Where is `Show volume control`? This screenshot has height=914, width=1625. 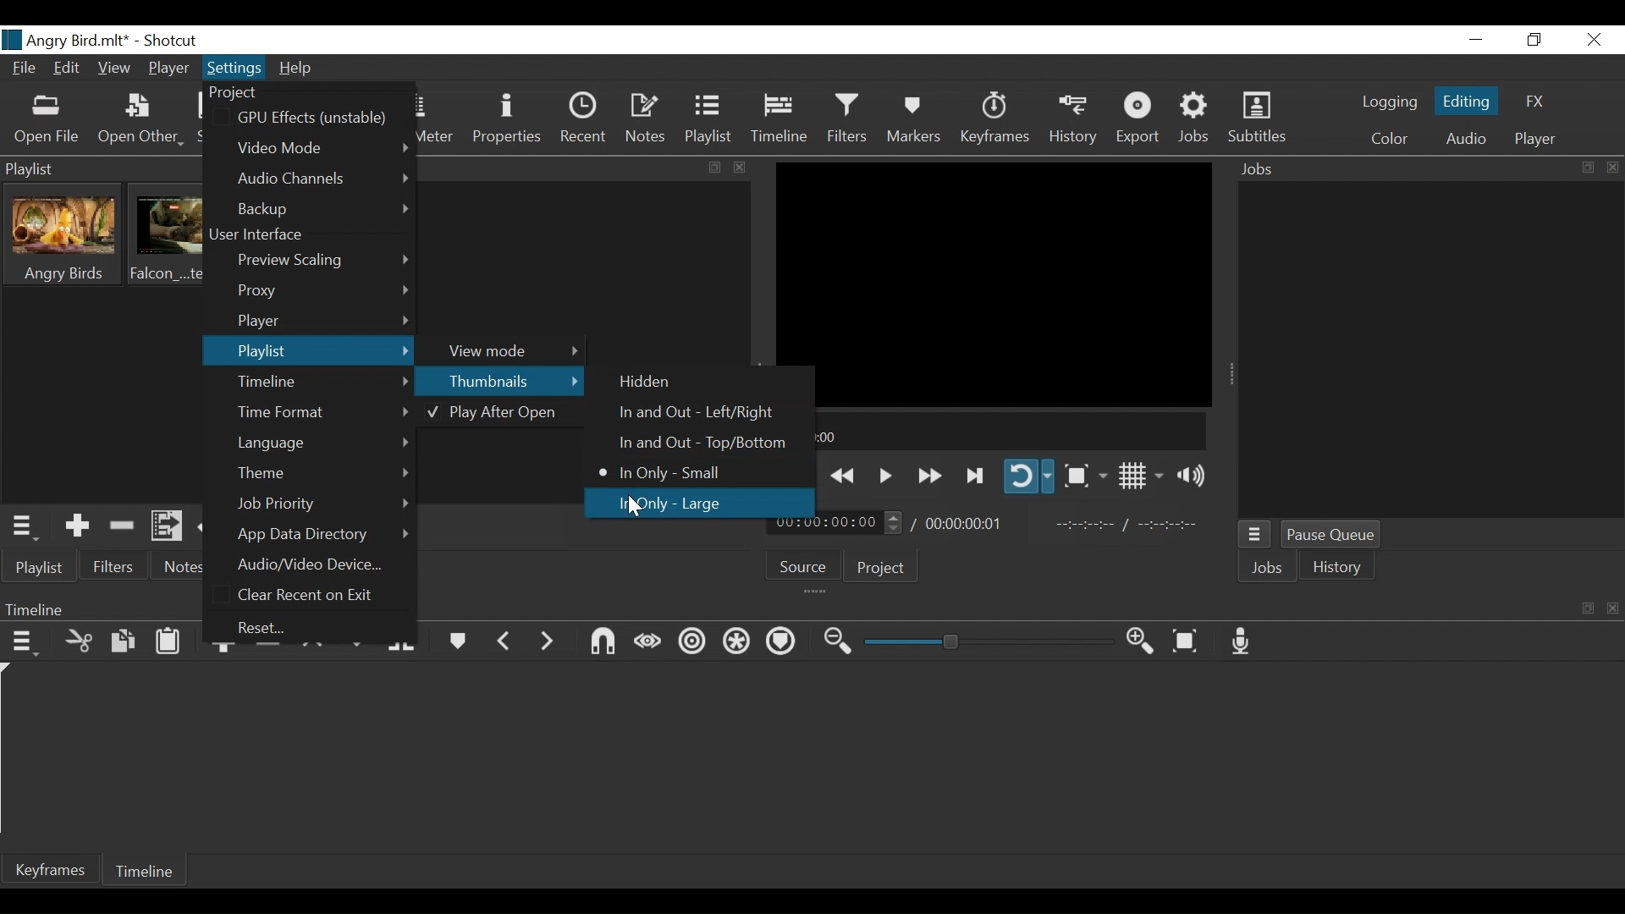 Show volume control is located at coordinates (1189, 476).